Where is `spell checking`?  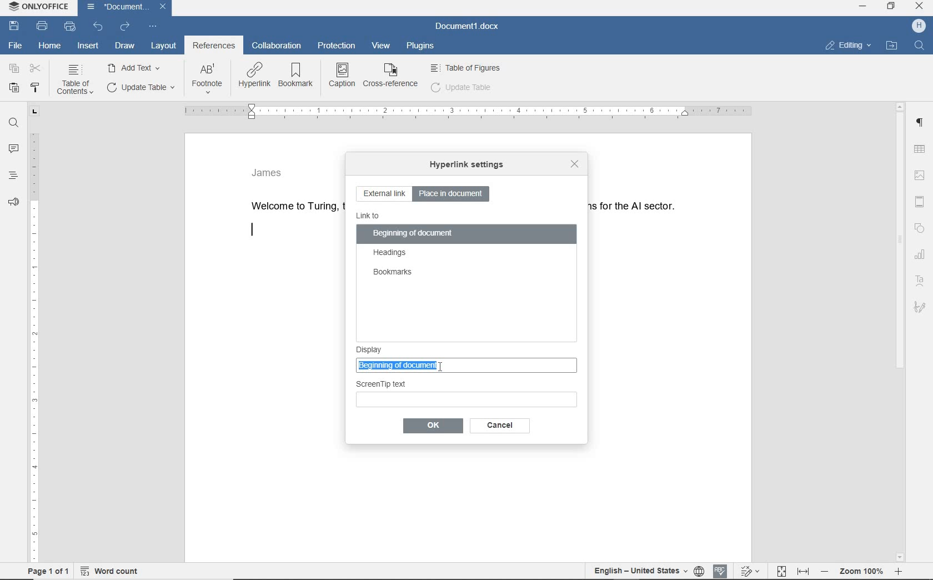
spell checking is located at coordinates (720, 571).